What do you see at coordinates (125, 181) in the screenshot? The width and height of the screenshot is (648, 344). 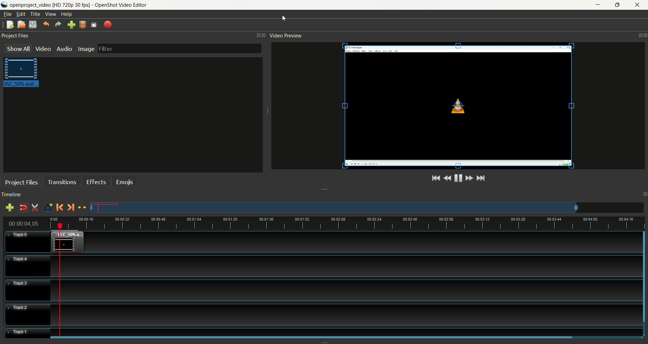 I see `emojis` at bounding box center [125, 181].